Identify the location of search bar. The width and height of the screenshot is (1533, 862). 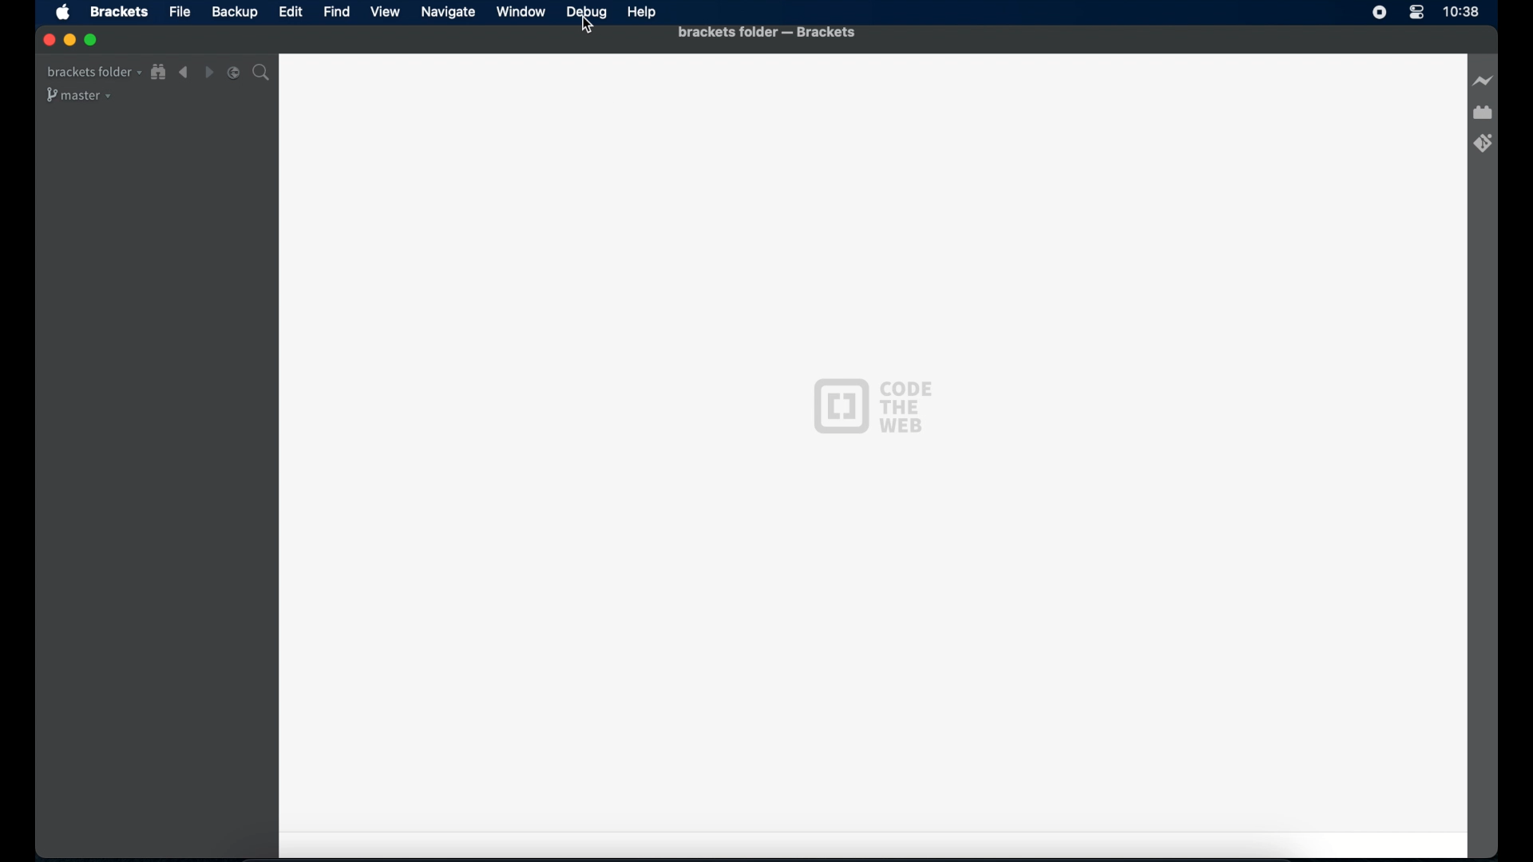
(261, 73).